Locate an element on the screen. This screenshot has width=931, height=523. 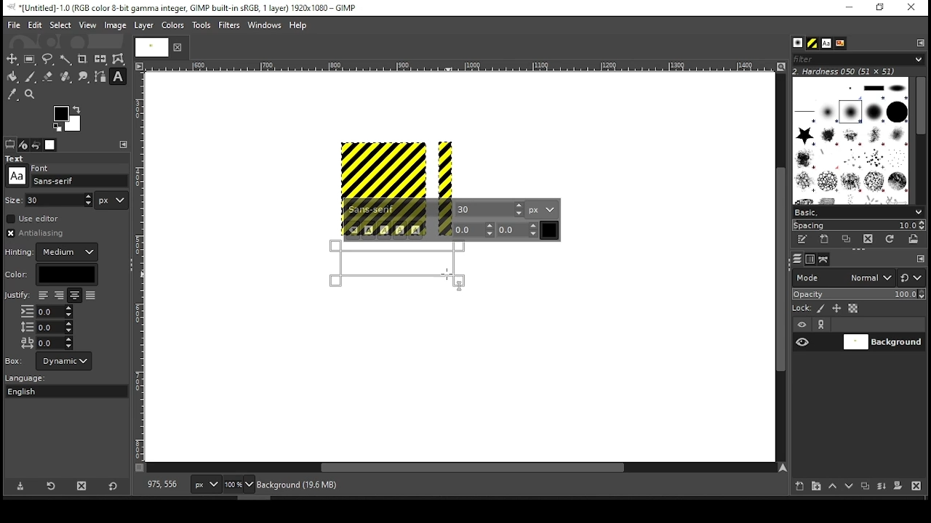
adjust character spacing is located at coordinates (46, 343).